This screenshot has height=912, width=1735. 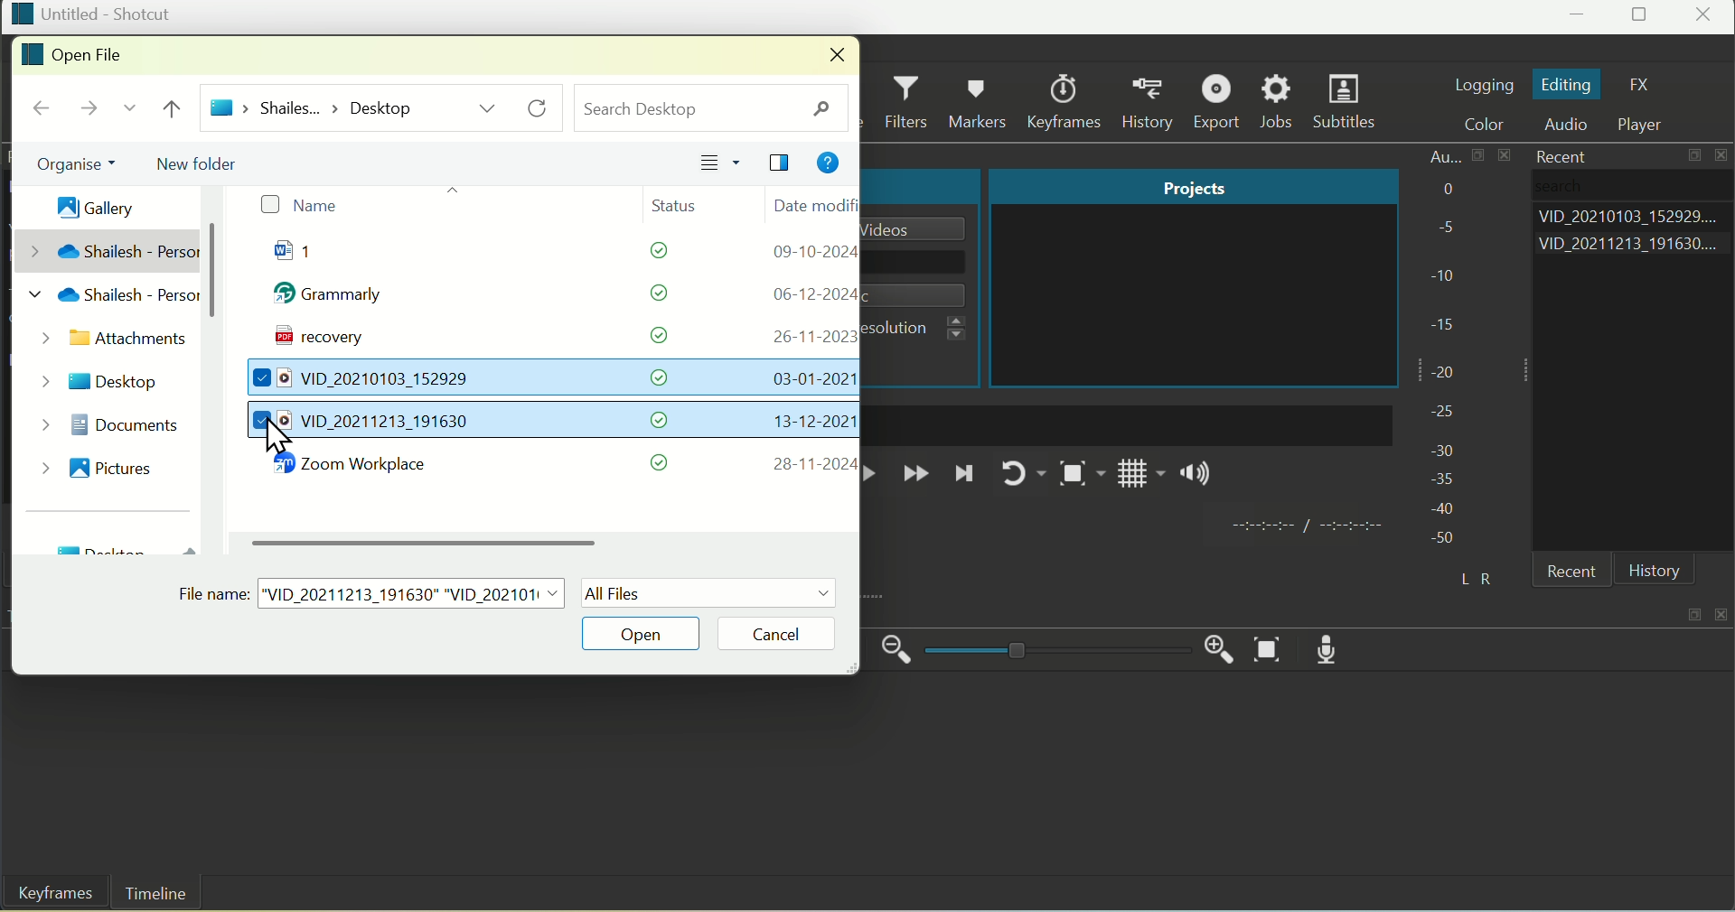 I want to click on more options, so click(x=488, y=107).